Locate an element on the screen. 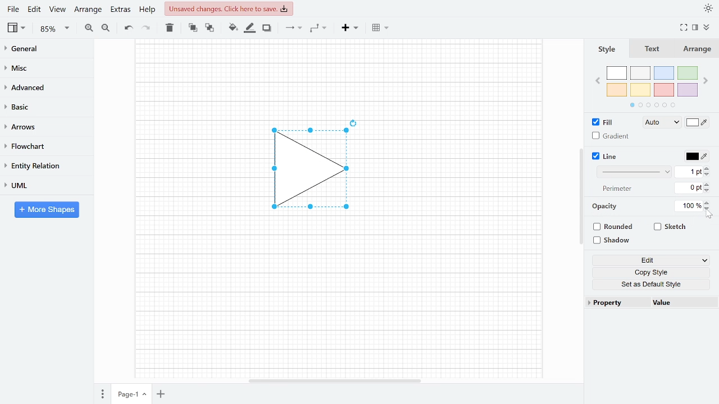 The width and height of the screenshot is (719, 404). Undo is located at coordinates (128, 28).